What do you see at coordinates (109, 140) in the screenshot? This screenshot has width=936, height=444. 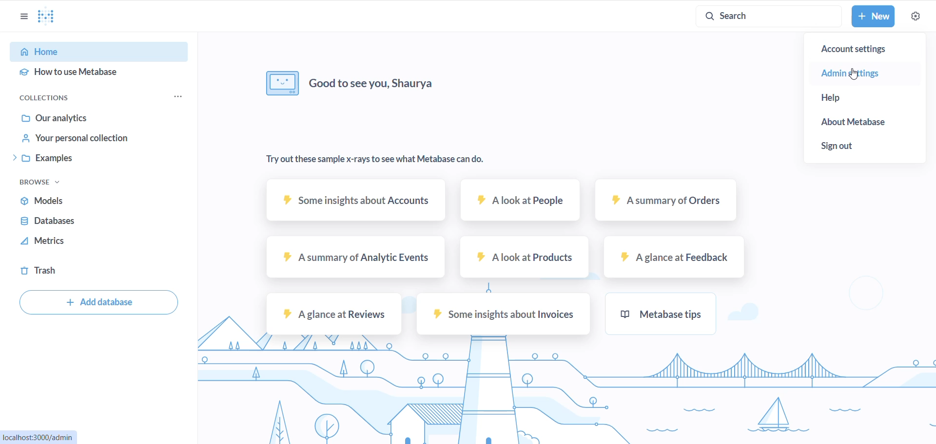 I see `YOUR PERSONAL COLLECTION` at bounding box center [109, 140].